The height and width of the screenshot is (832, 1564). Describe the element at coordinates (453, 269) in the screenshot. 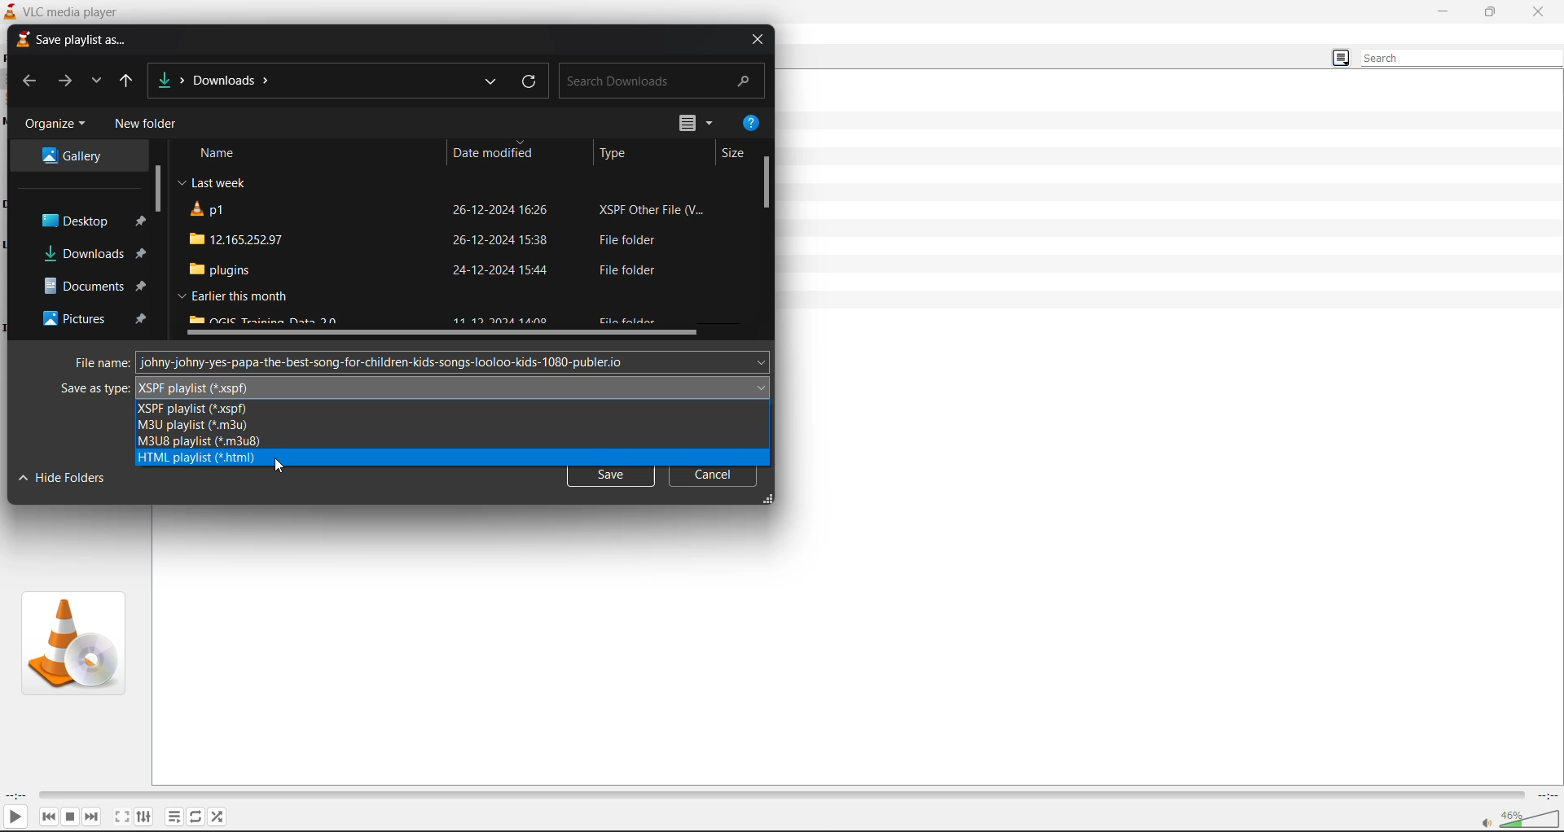

I see `file name , date modified and type` at that location.